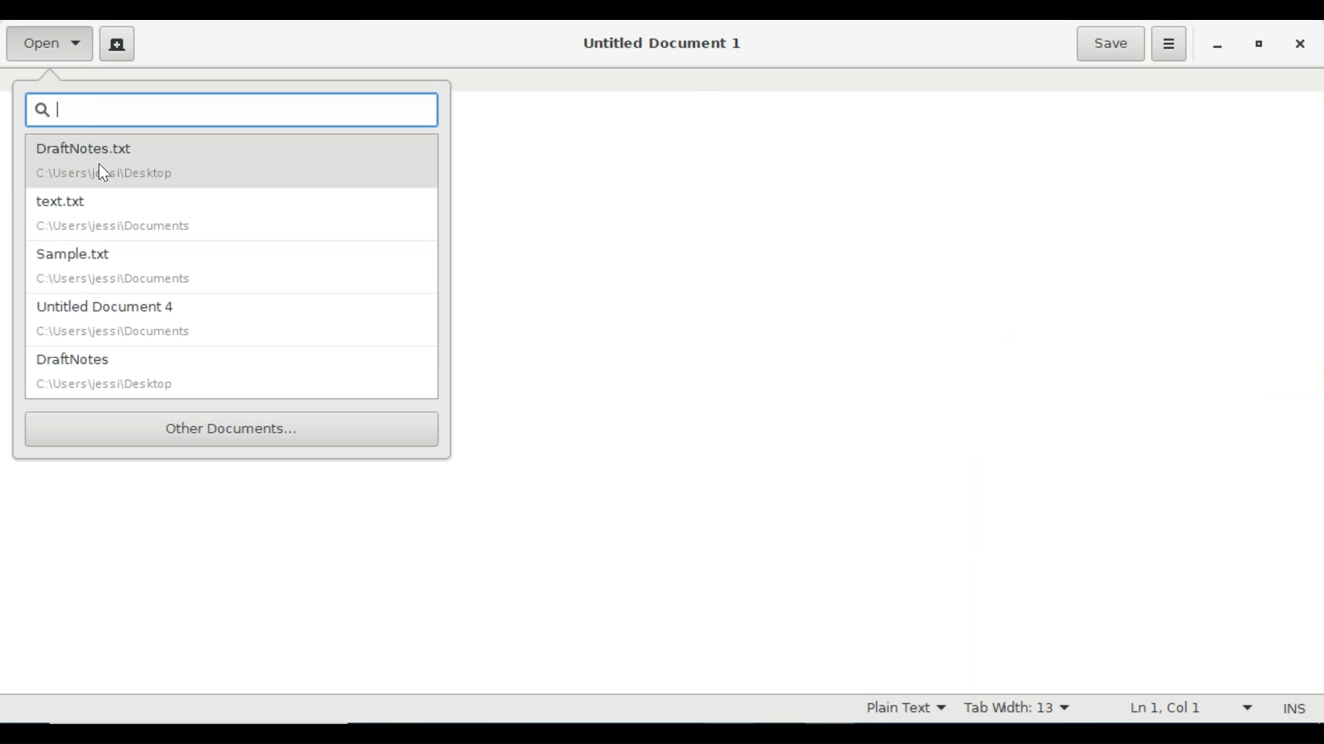  What do you see at coordinates (234, 373) in the screenshot?
I see `DraftNotes` at bounding box center [234, 373].